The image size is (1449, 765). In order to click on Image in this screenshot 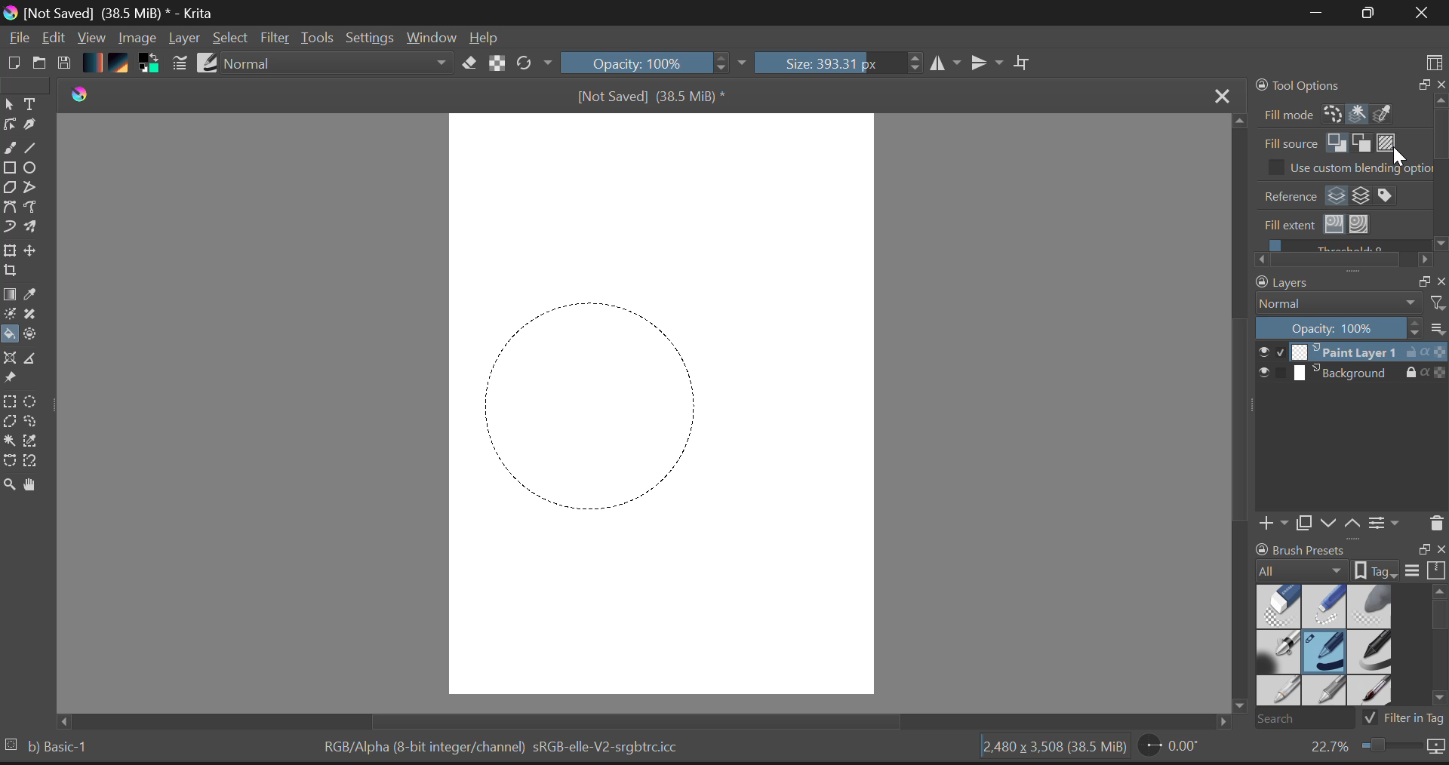, I will do `click(137, 37)`.